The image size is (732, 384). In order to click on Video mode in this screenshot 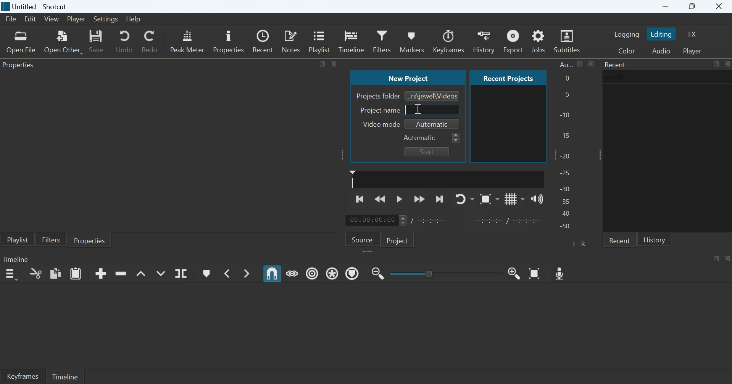, I will do `click(379, 124)`.